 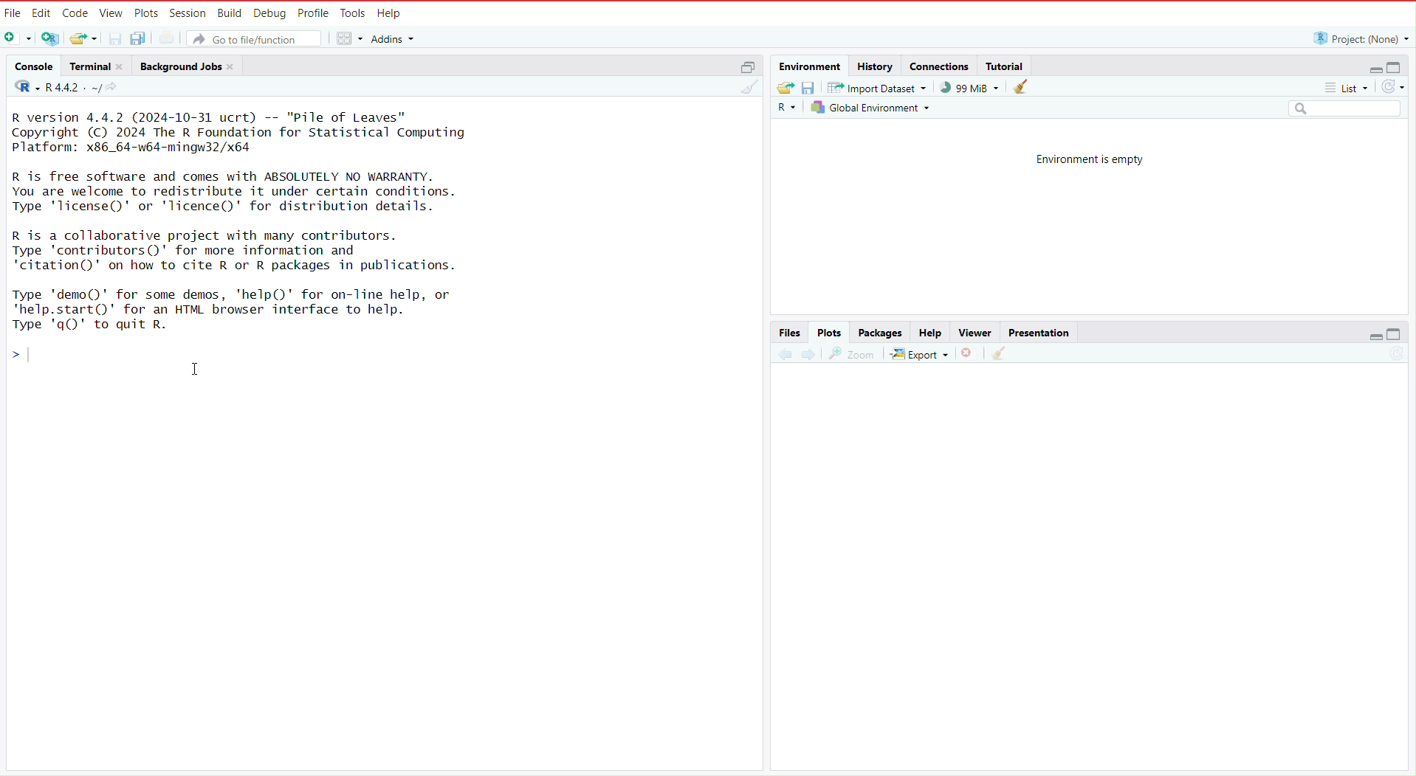 What do you see at coordinates (179, 65) in the screenshot?
I see `background jobs` at bounding box center [179, 65].